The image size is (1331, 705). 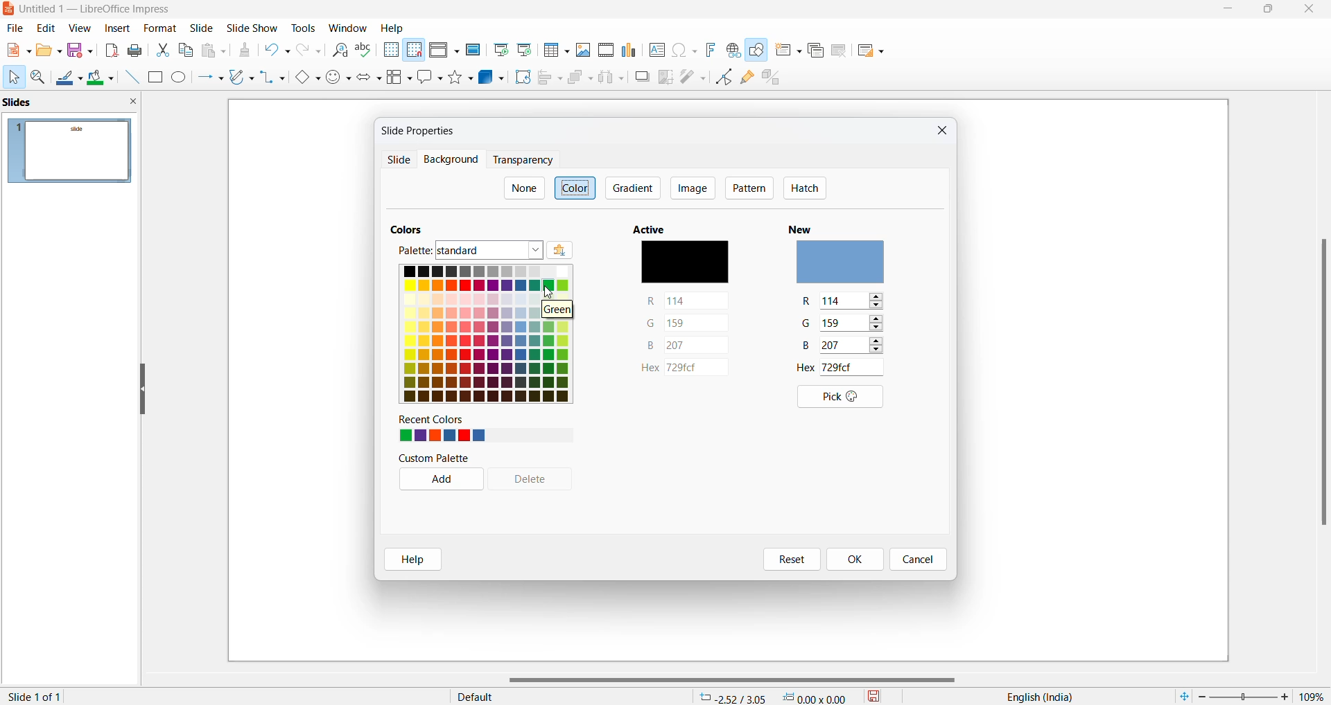 I want to click on cursor coordinate, so click(x=777, y=695).